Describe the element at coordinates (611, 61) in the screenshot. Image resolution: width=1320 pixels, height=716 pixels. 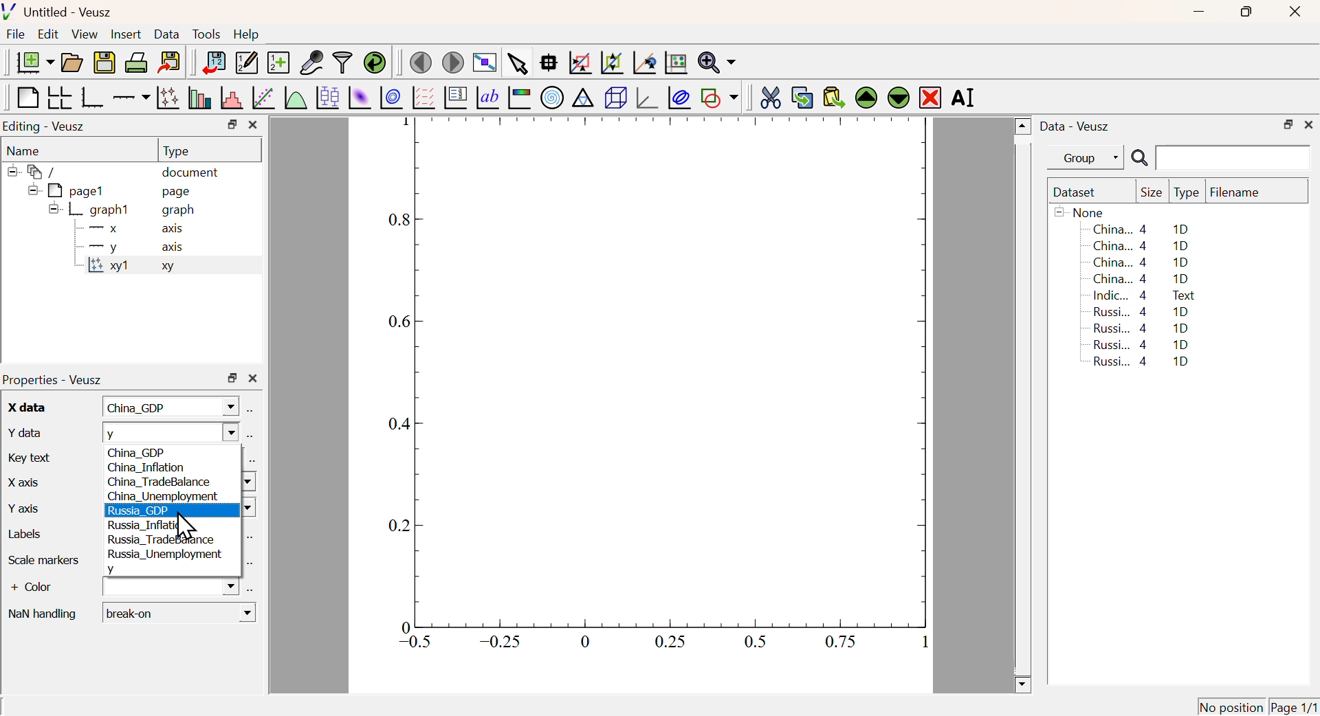
I see `Zoom out graph axis` at that location.